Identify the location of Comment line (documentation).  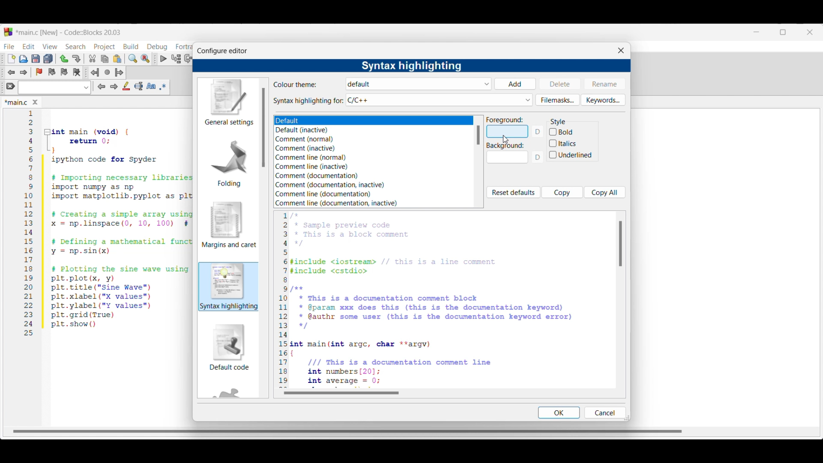
(333, 193).